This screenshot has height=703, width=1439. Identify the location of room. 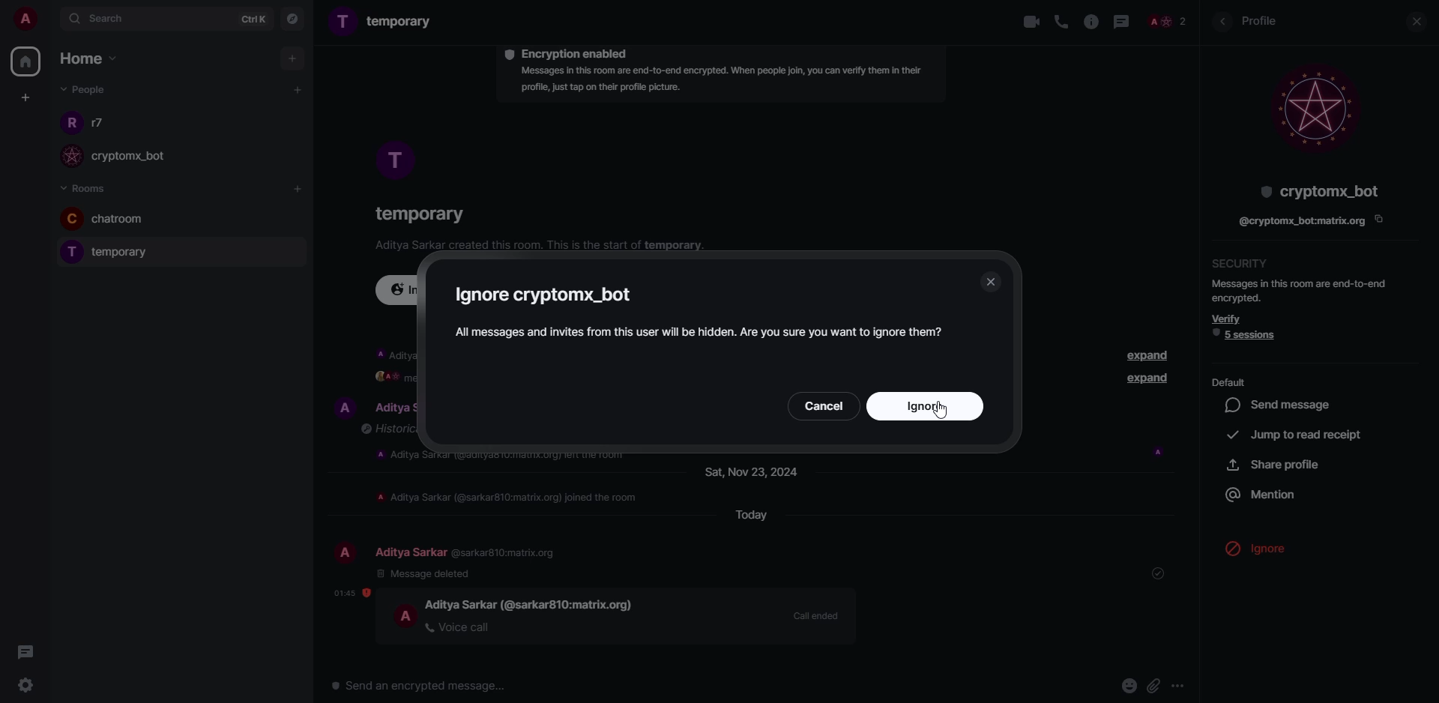
(384, 22).